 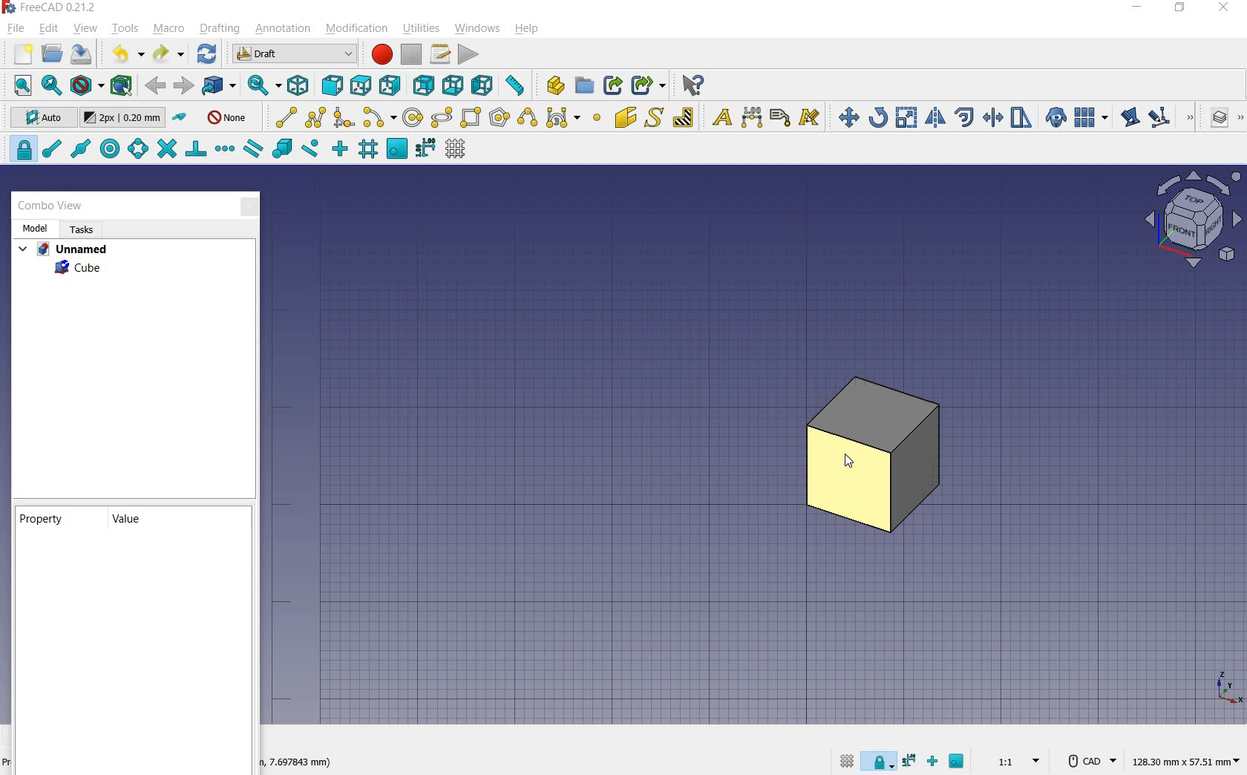 I want to click on shape from text, so click(x=655, y=117).